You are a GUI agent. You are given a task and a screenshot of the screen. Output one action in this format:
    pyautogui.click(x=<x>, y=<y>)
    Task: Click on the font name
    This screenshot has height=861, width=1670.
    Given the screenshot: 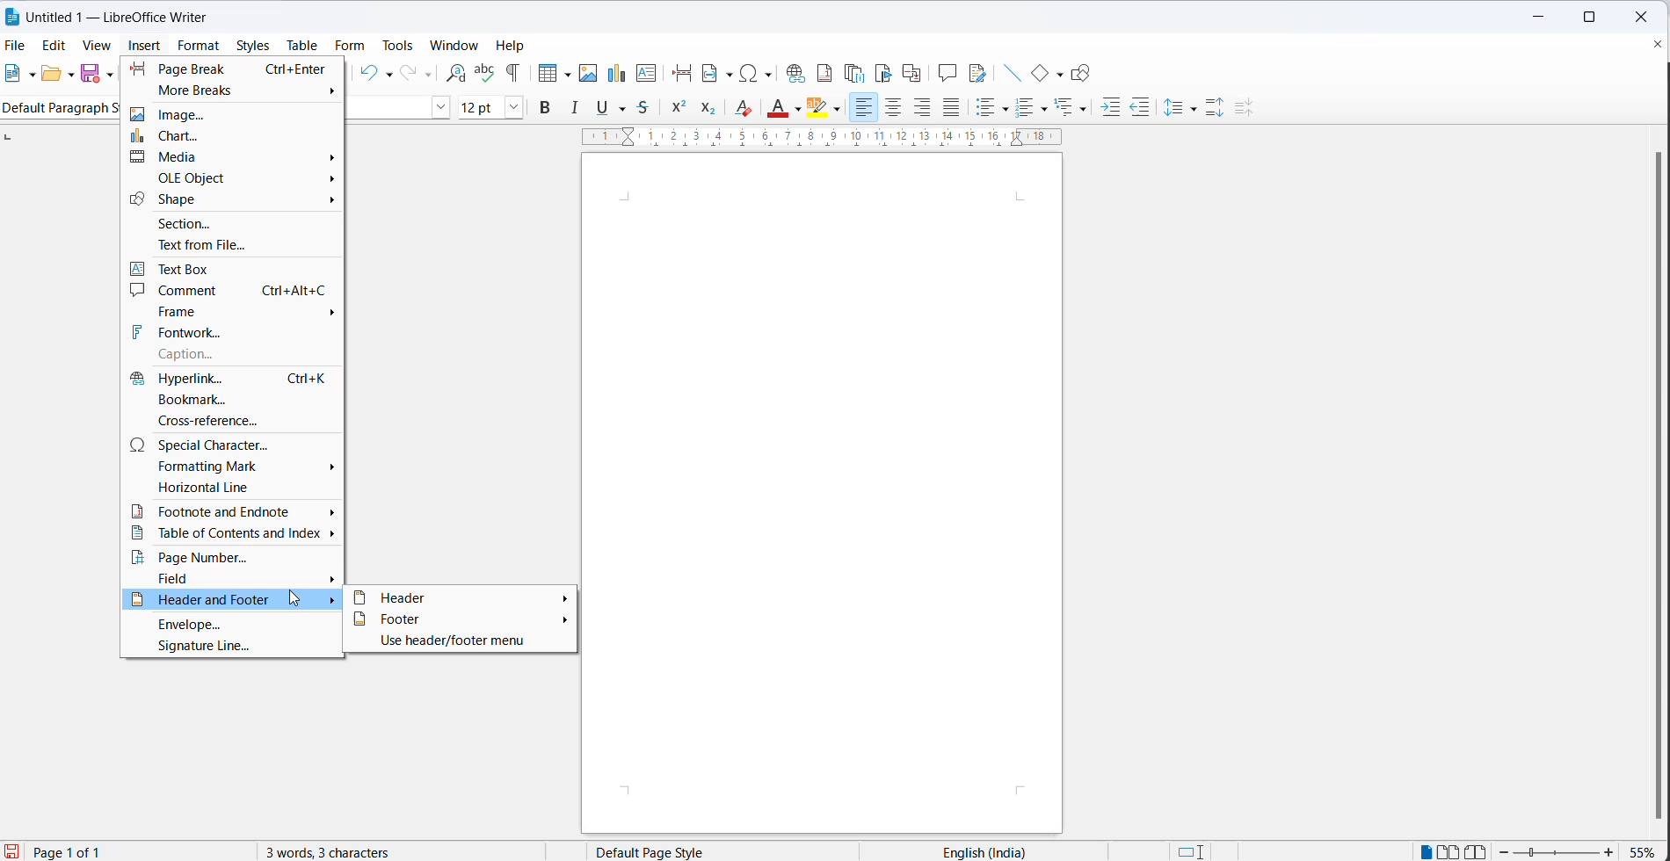 What is the action you would take?
    pyautogui.click(x=387, y=107)
    